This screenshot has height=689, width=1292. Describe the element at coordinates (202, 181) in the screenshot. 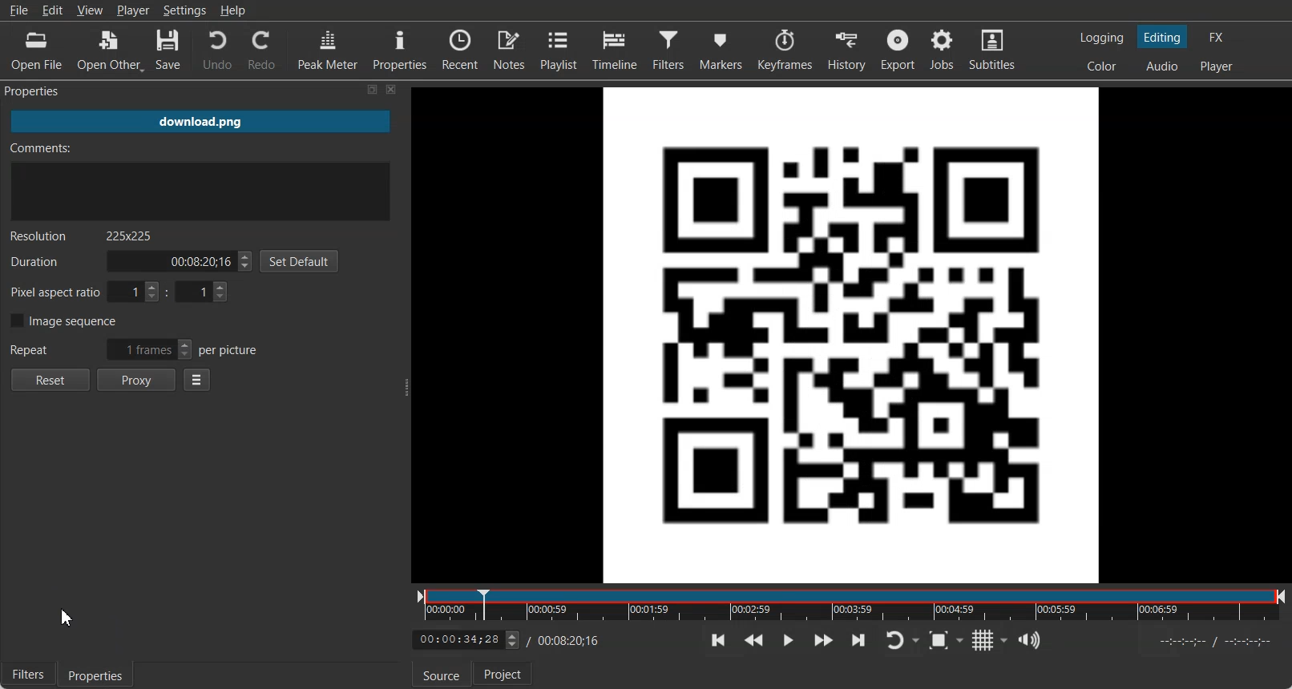

I see `Enter Comment` at that location.